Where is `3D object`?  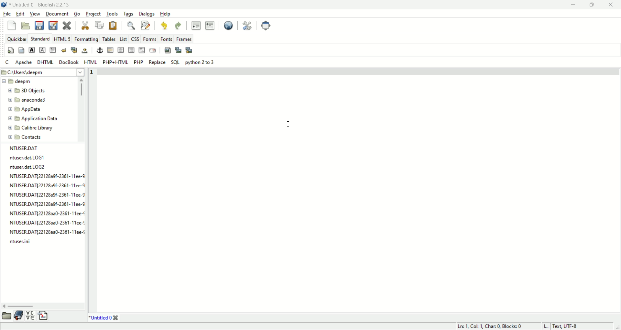
3D object is located at coordinates (29, 91).